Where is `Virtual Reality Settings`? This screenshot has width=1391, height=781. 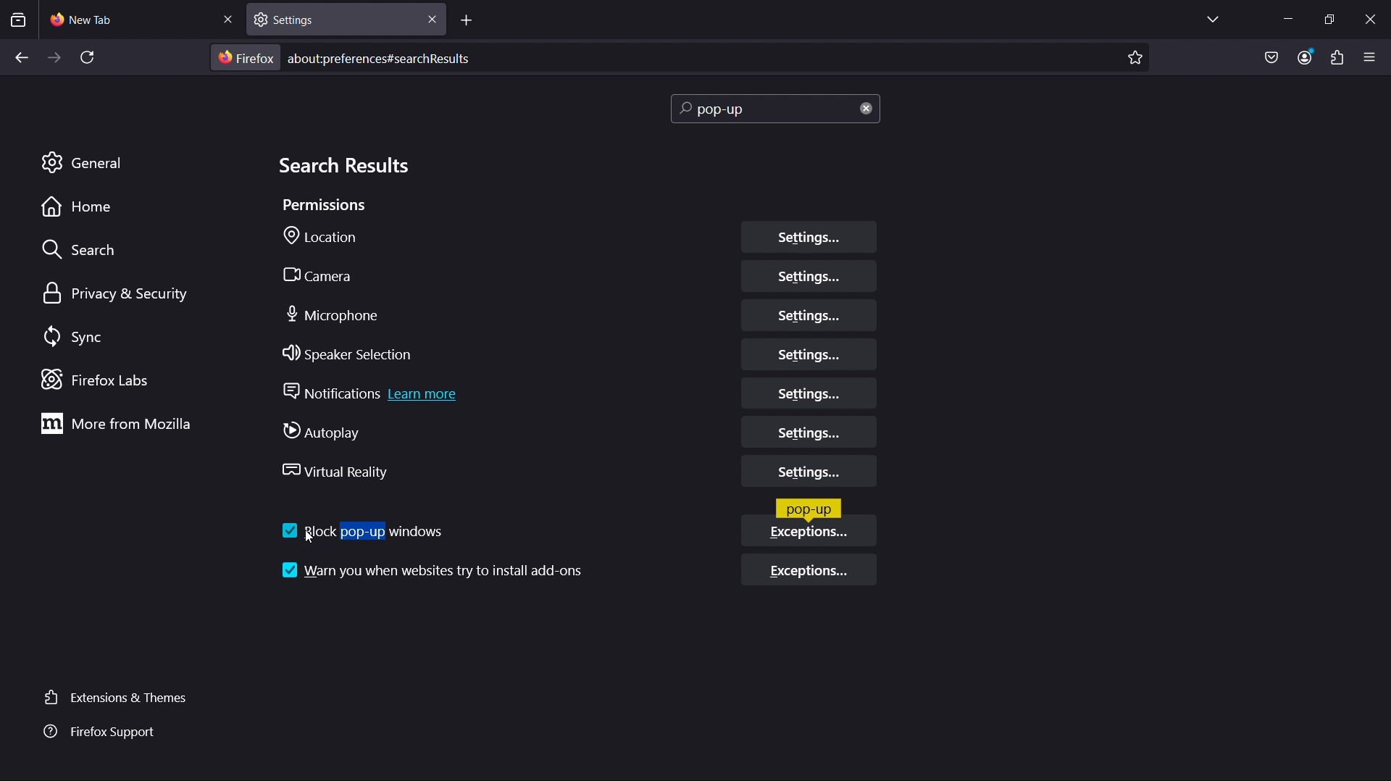 Virtual Reality Settings is located at coordinates (809, 474).